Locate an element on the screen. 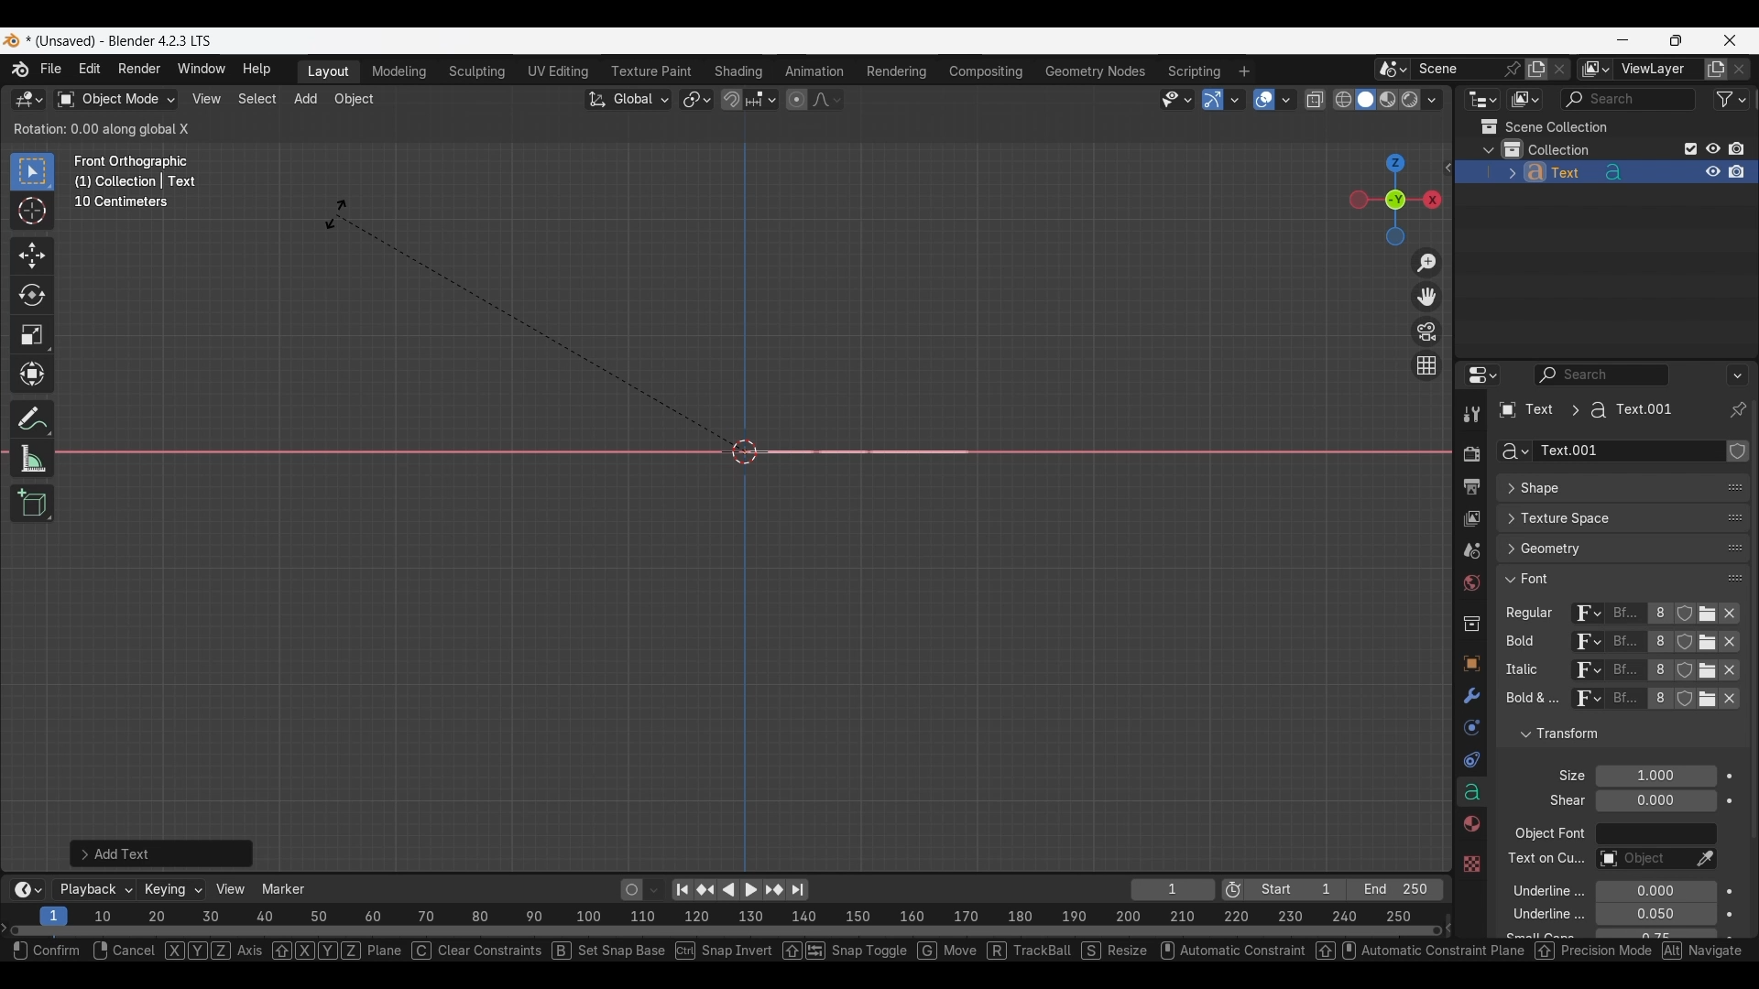 This screenshot has height=989, width=1759. change position is located at coordinates (1736, 516).